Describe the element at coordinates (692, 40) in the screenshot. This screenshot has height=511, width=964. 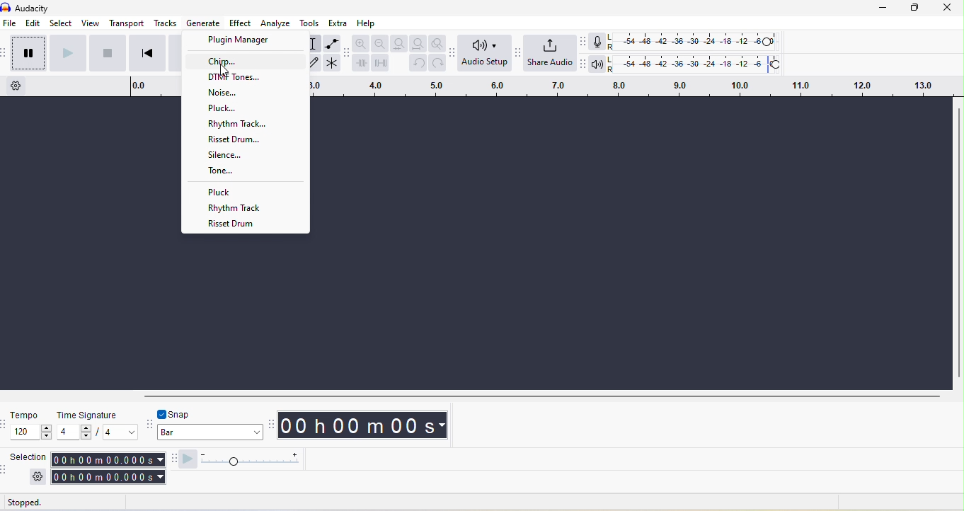
I see `recording level` at that location.